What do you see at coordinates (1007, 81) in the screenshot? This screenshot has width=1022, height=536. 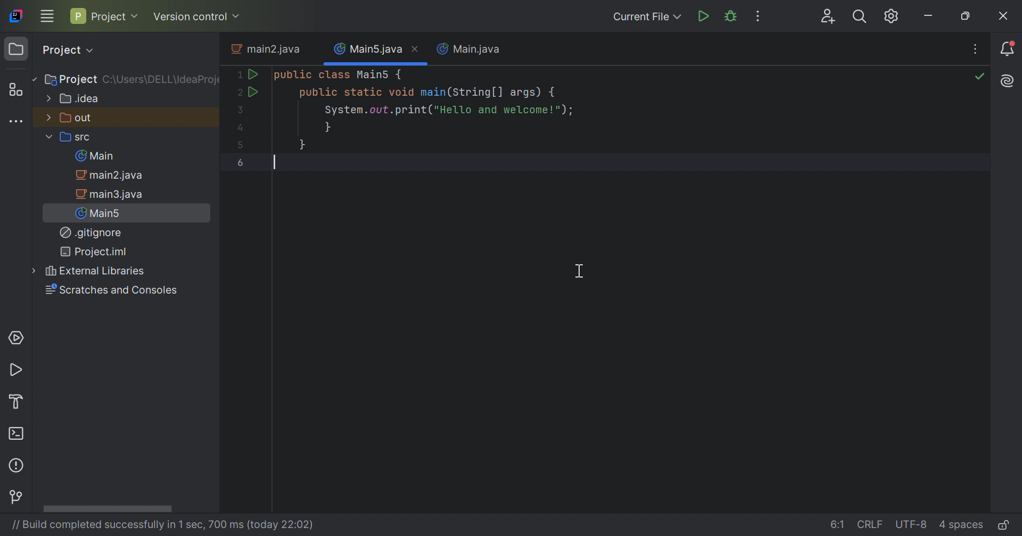 I see `Recent Files, Tab Actions, and More` at bounding box center [1007, 81].